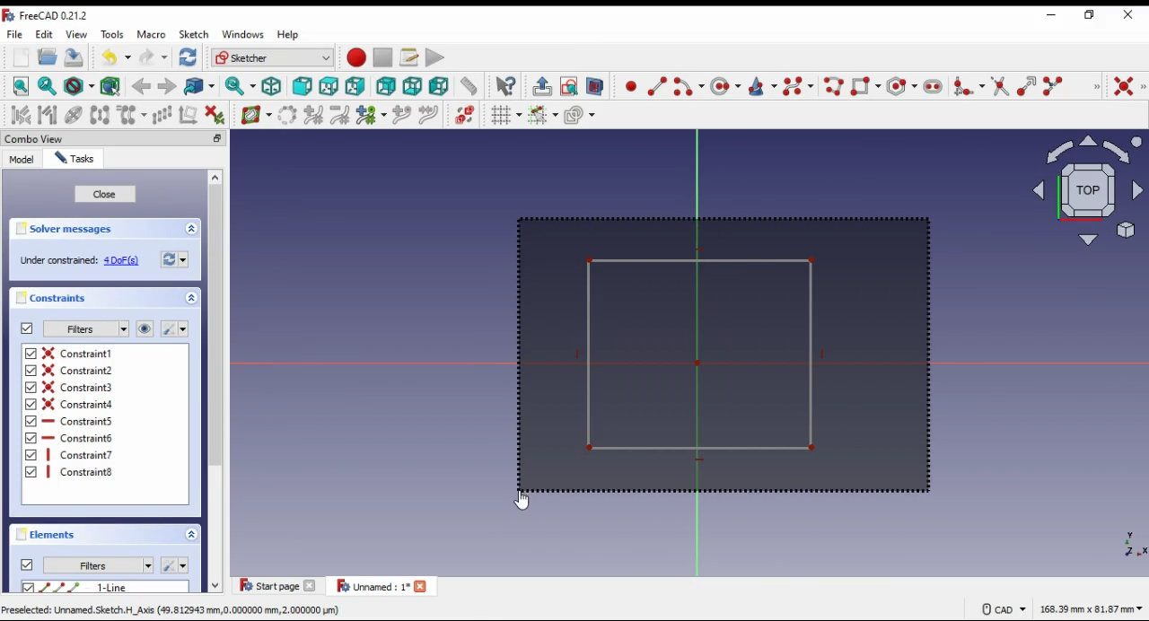 The width and height of the screenshot is (1149, 621). I want to click on canvas size, so click(1092, 608).